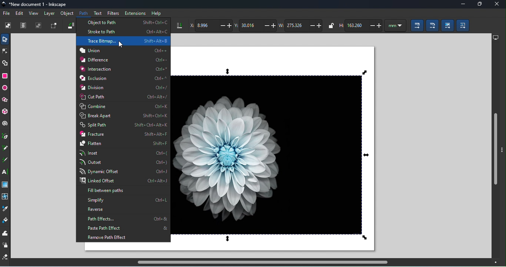 Image resolution: width=506 pixels, height=267 pixels. Describe the element at coordinates (432, 26) in the screenshot. I see `When scaling rectangles, scale the radii of the rounded corners` at that location.